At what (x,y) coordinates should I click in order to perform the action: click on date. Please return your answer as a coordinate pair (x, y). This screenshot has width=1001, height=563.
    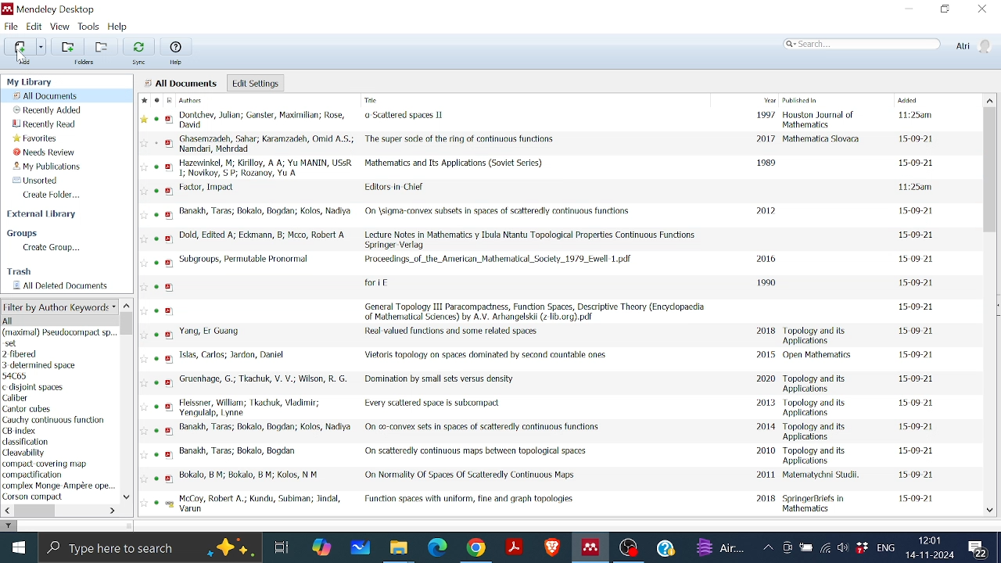
    Looking at the image, I should click on (915, 379).